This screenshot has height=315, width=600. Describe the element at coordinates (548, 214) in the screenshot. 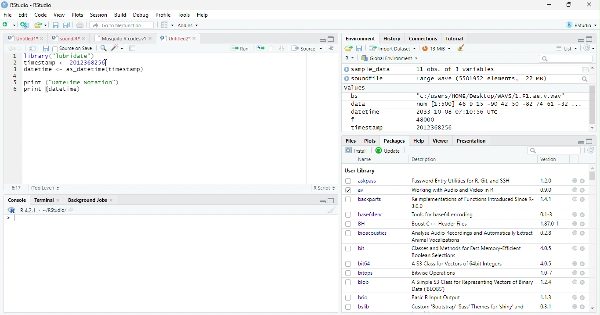

I see `0.1-3` at that location.